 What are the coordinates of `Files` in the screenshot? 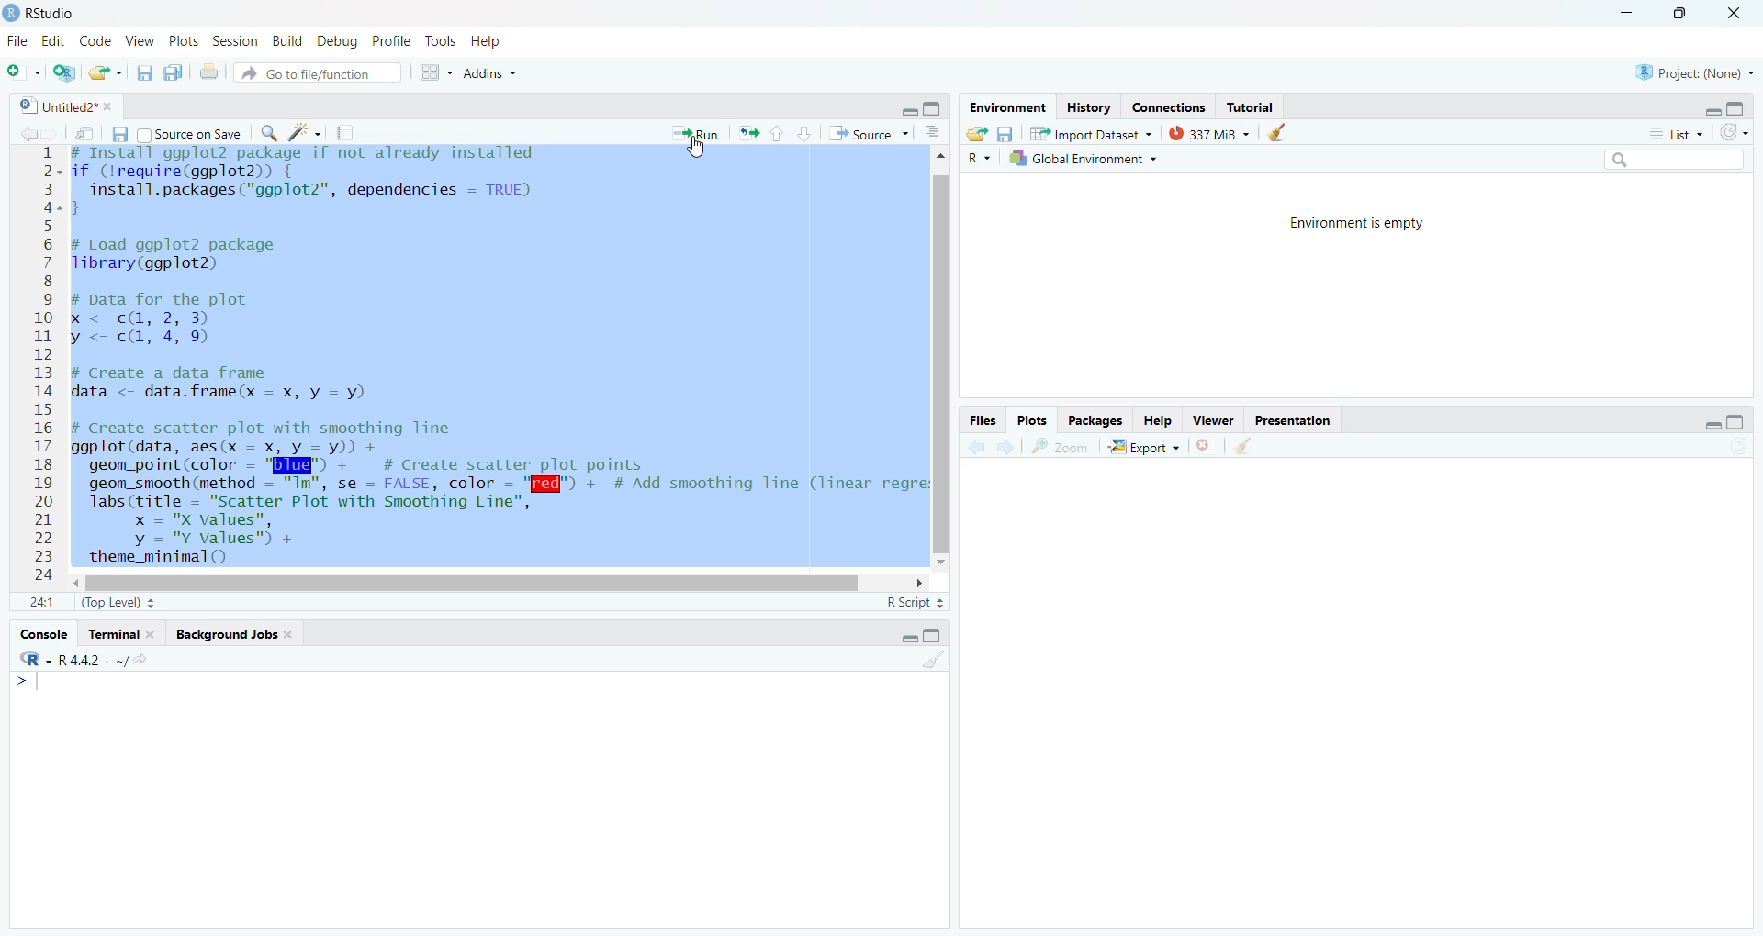 It's located at (980, 420).